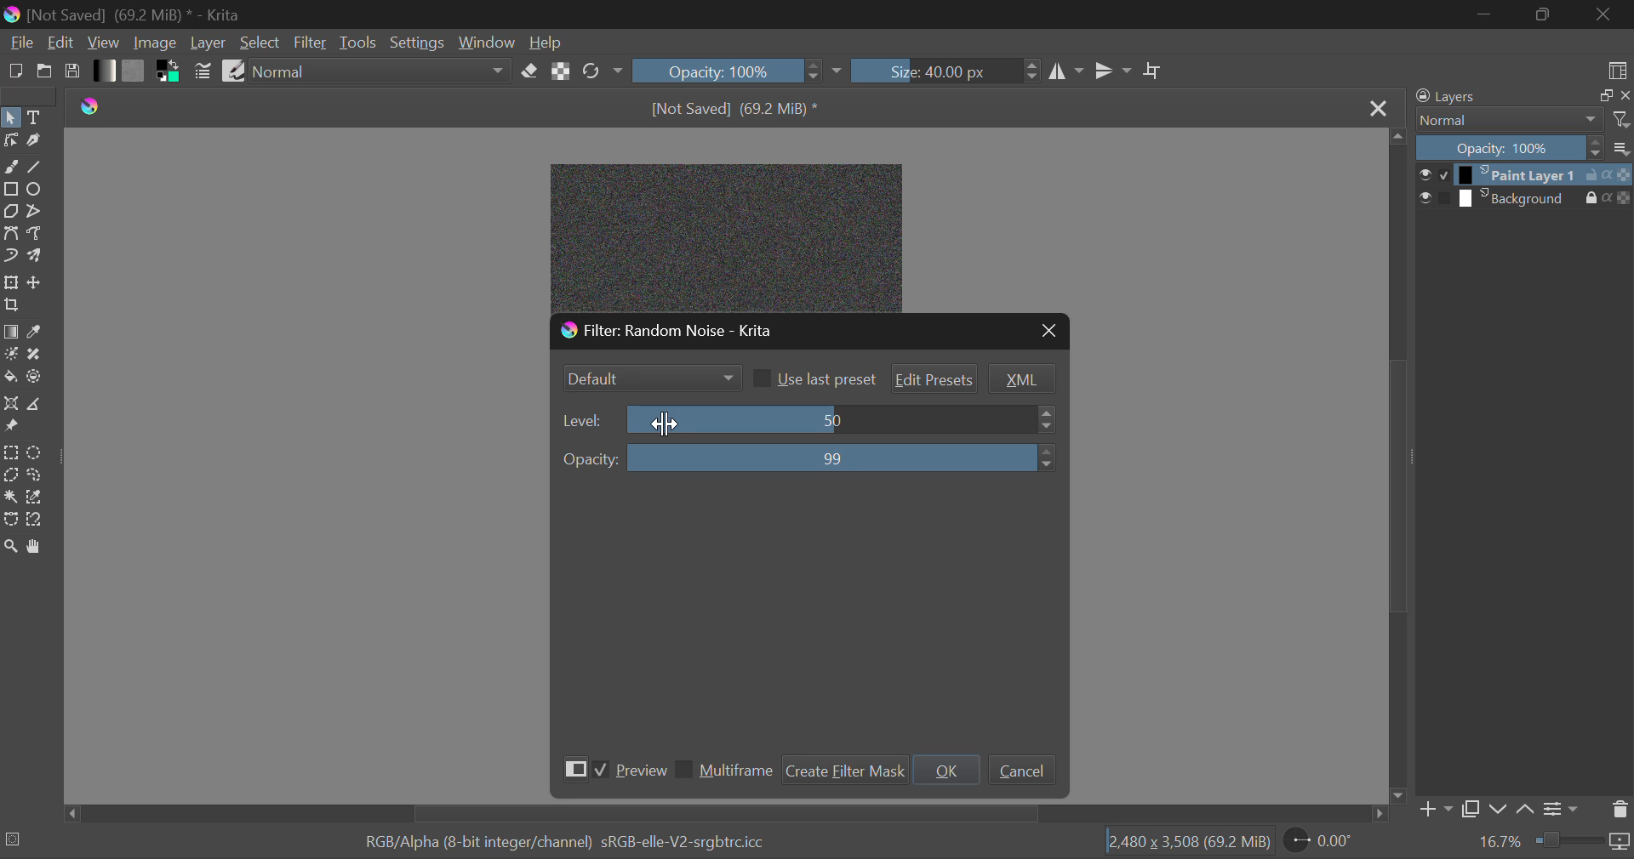  Describe the element at coordinates (10, 332) in the screenshot. I see `Gradient Fill` at that location.